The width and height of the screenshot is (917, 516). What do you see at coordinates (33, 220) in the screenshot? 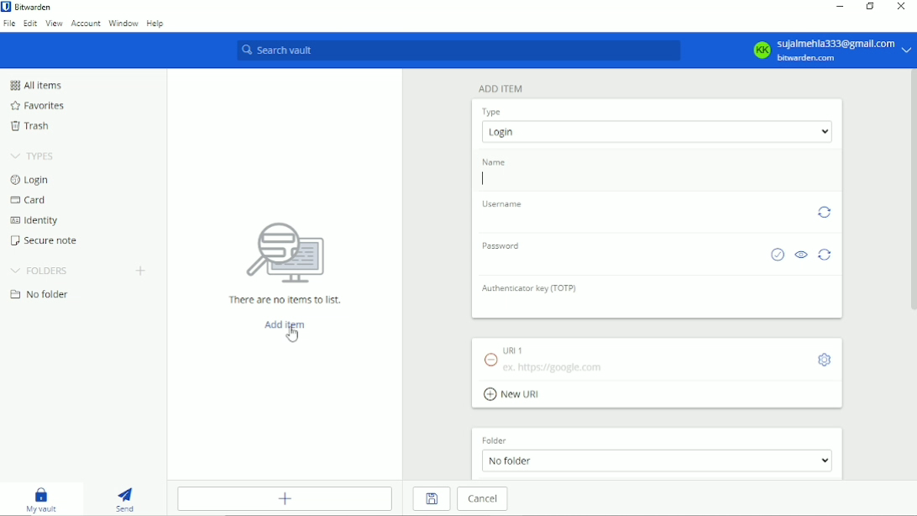
I see `Identity` at bounding box center [33, 220].